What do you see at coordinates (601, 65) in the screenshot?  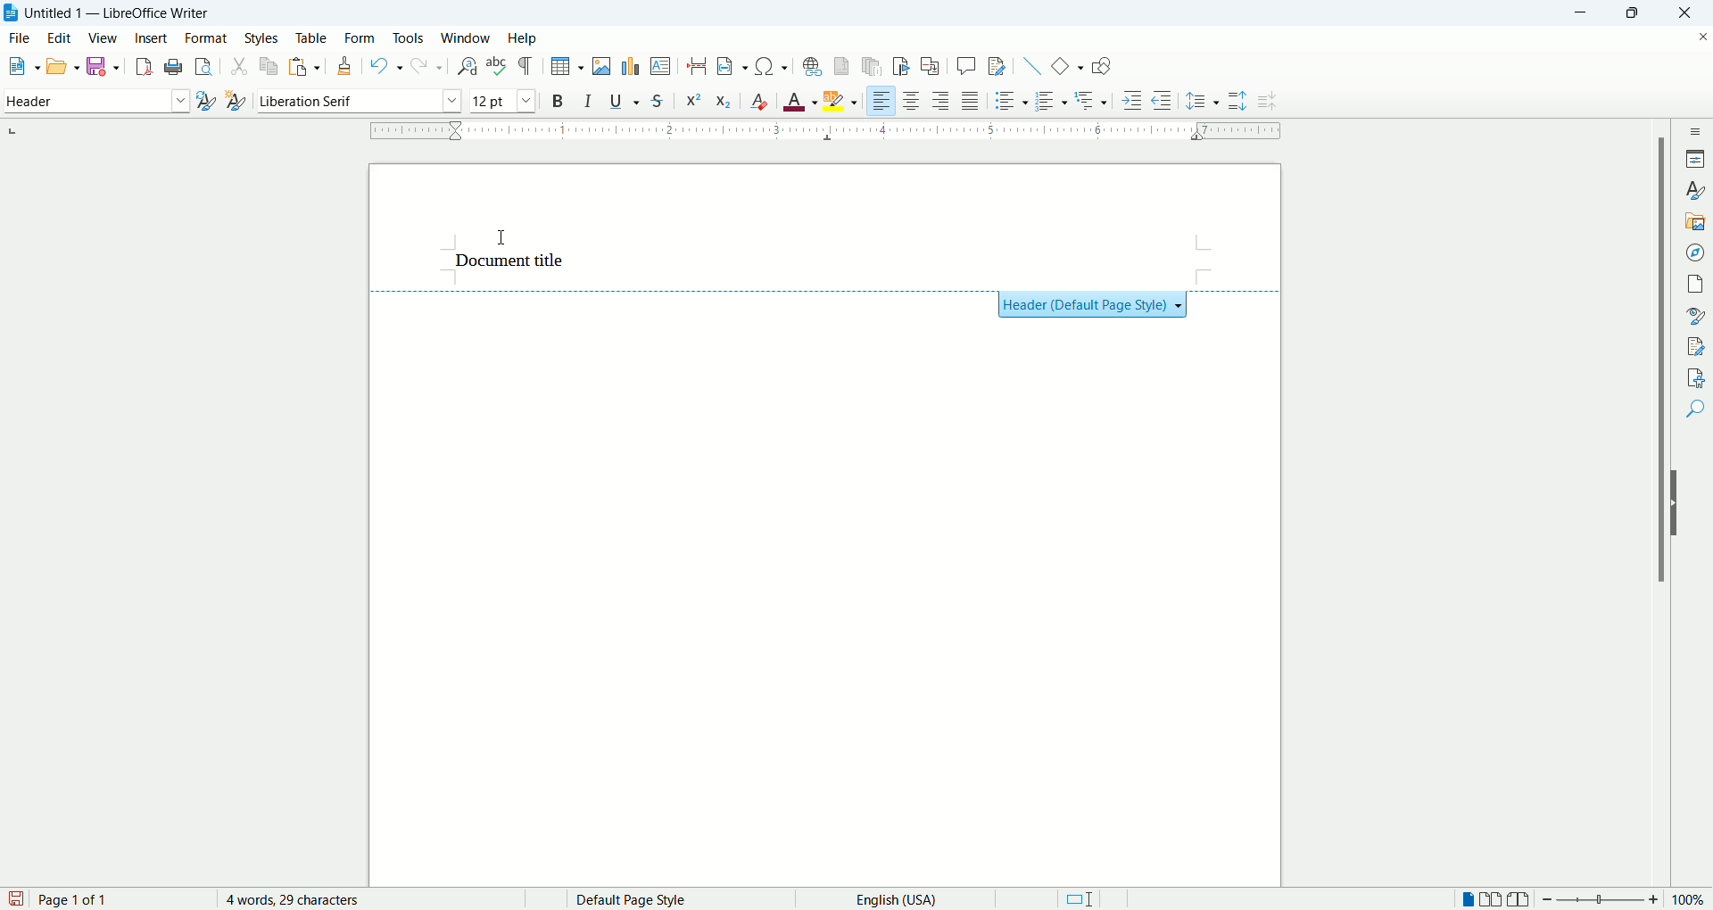 I see `insert image` at bounding box center [601, 65].